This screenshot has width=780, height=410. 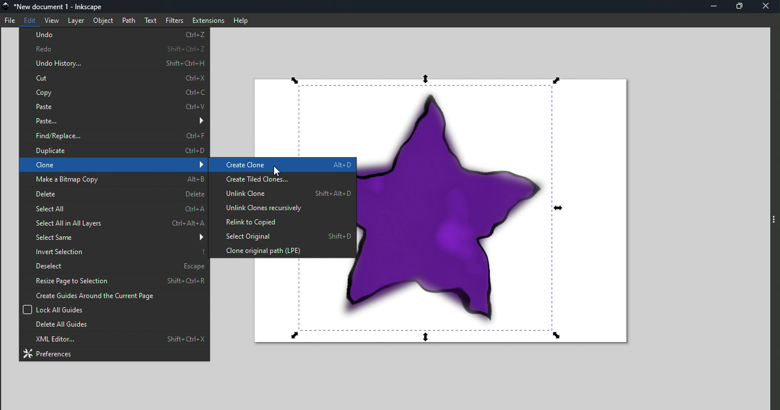 What do you see at coordinates (114, 280) in the screenshot?
I see `Resize page to selection` at bounding box center [114, 280].